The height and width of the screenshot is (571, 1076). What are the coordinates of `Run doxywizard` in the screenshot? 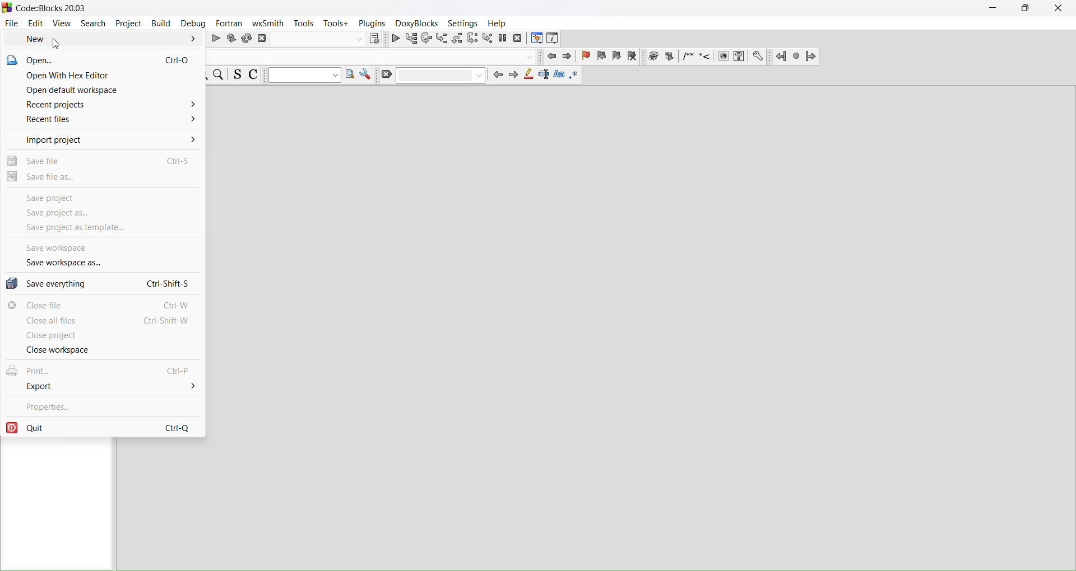 It's located at (652, 57).